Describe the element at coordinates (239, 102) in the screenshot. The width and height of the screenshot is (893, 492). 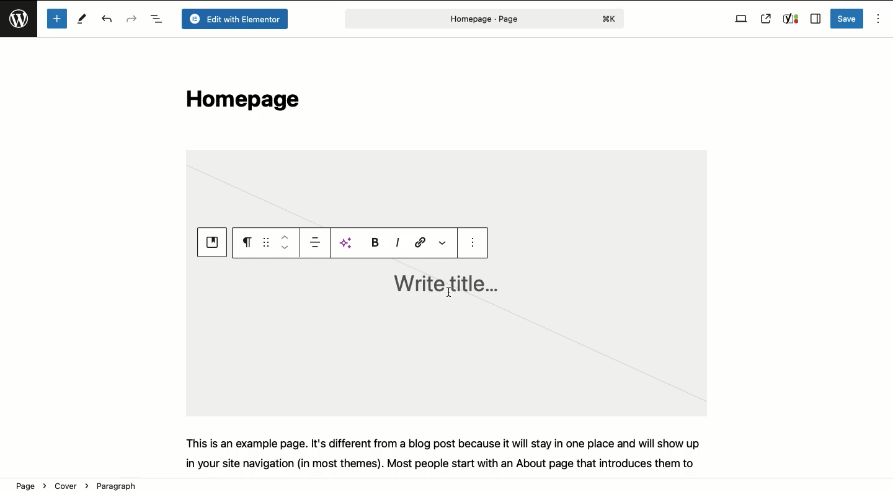
I see `Homepage` at that location.